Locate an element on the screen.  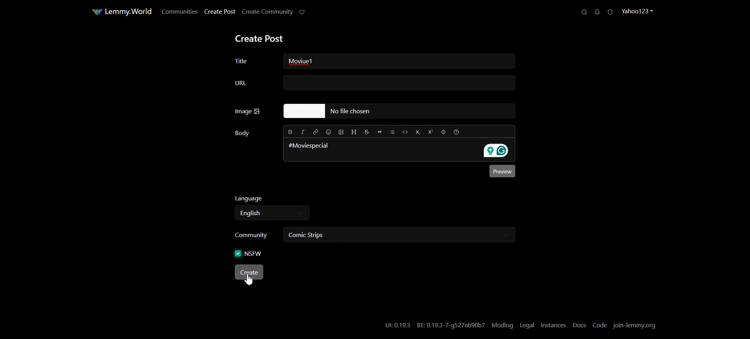
Unread Messages is located at coordinates (596, 12).